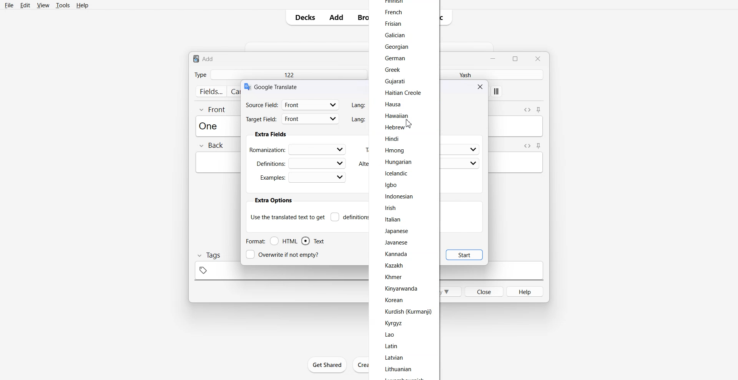  I want to click on Maximize, so click(517, 58).